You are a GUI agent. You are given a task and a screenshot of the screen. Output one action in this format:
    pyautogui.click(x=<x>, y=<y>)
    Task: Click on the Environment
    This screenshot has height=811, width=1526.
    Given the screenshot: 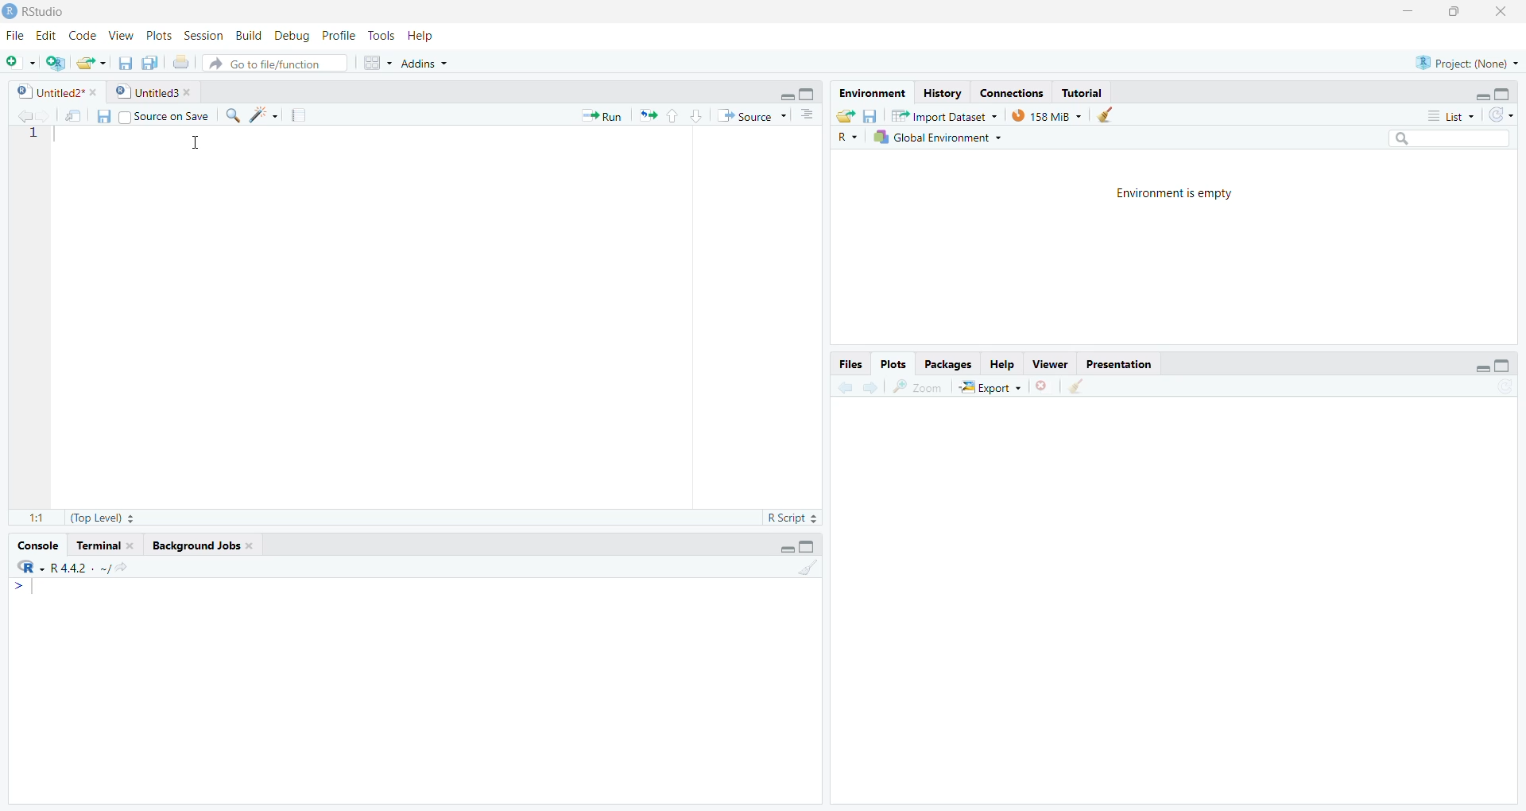 What is the action you would take?
    pyautogui.click(x=870, y=92)
    